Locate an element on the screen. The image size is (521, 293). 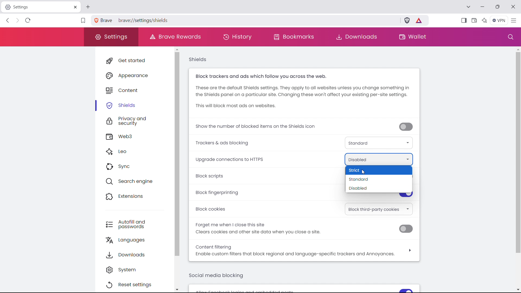
Trackers & ads blocking is located at coordinates (231, 143).